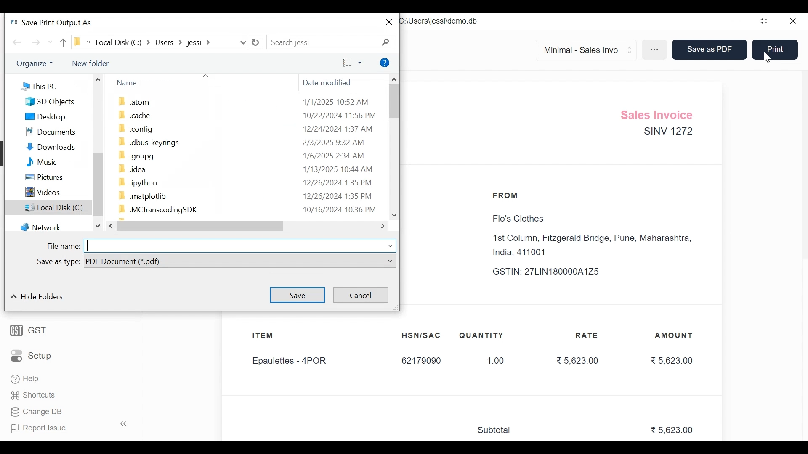 The height and width of the screenshot is (454, 808). What do you see at coordinates (142, 196) in the screenshot?
I see `.matplotlib` at bounding box center [142, 196].